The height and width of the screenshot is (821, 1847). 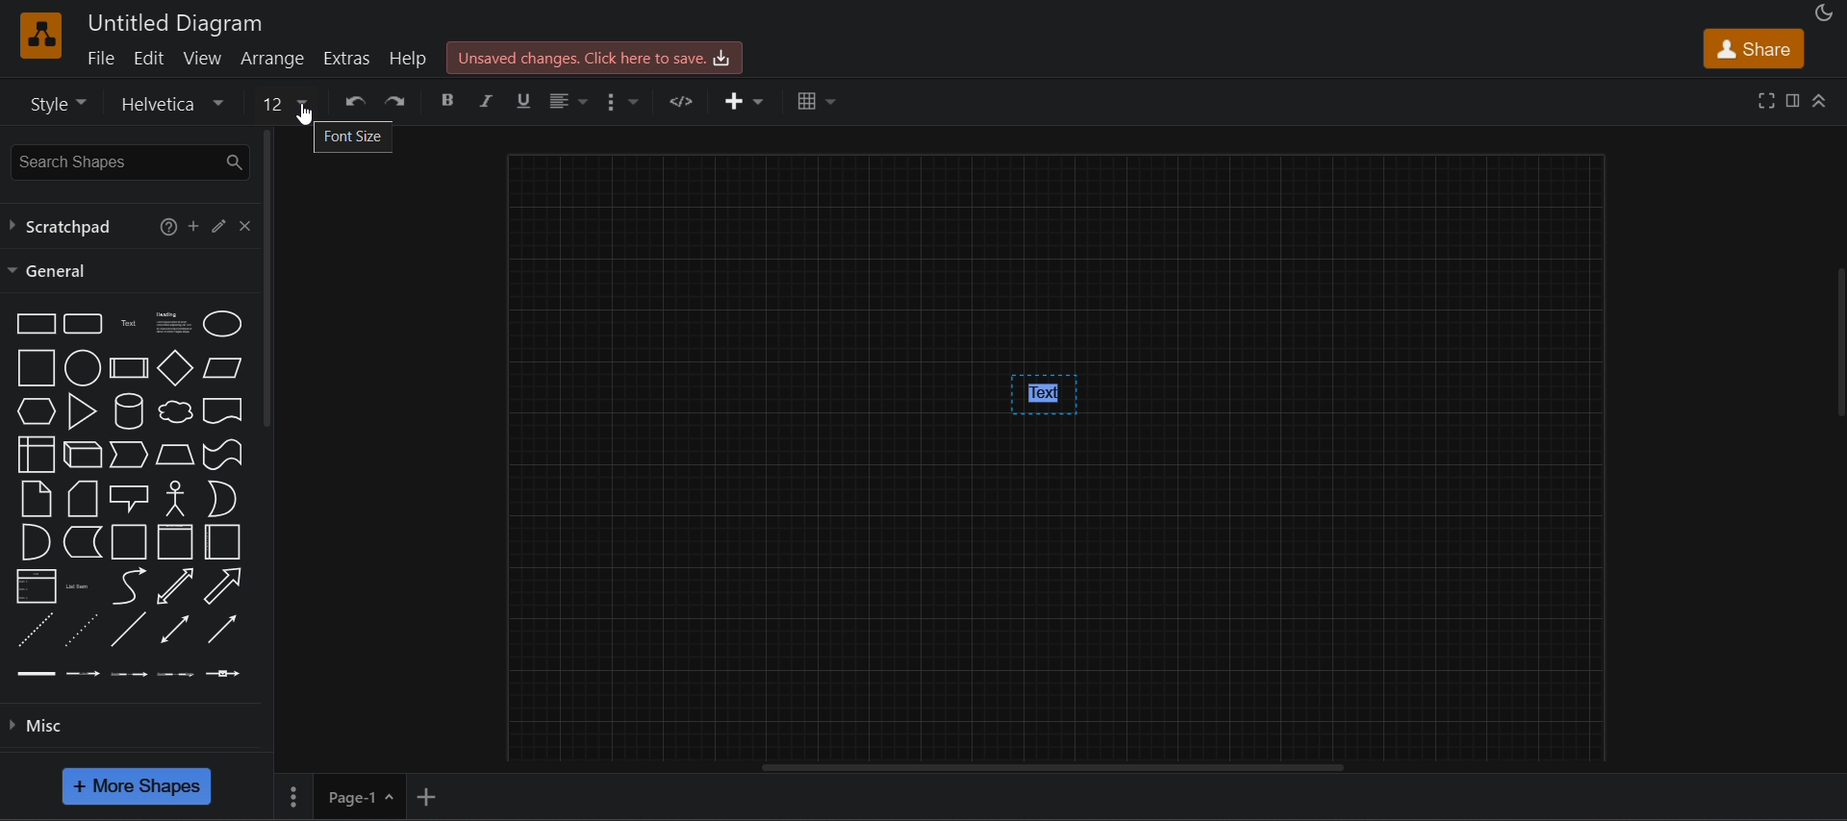 I want to click on Diamond, so click(x=175, y=367).